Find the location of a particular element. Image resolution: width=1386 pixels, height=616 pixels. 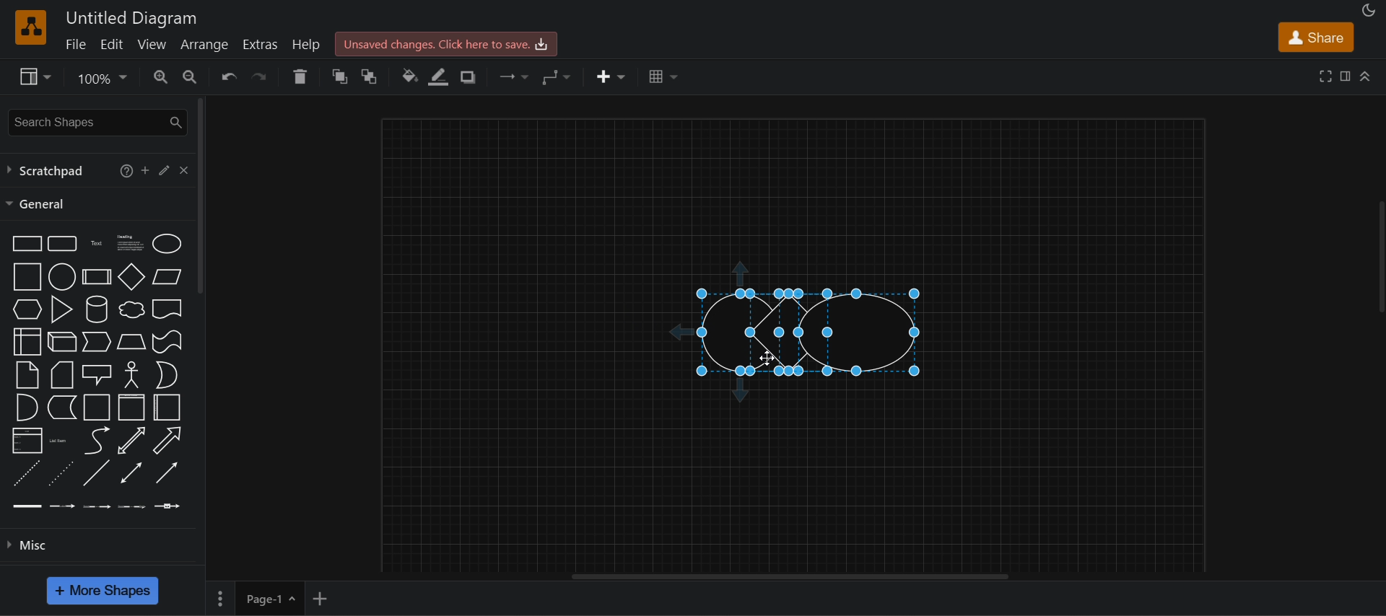

action points to transform shape is located at coordinates (806, 332).